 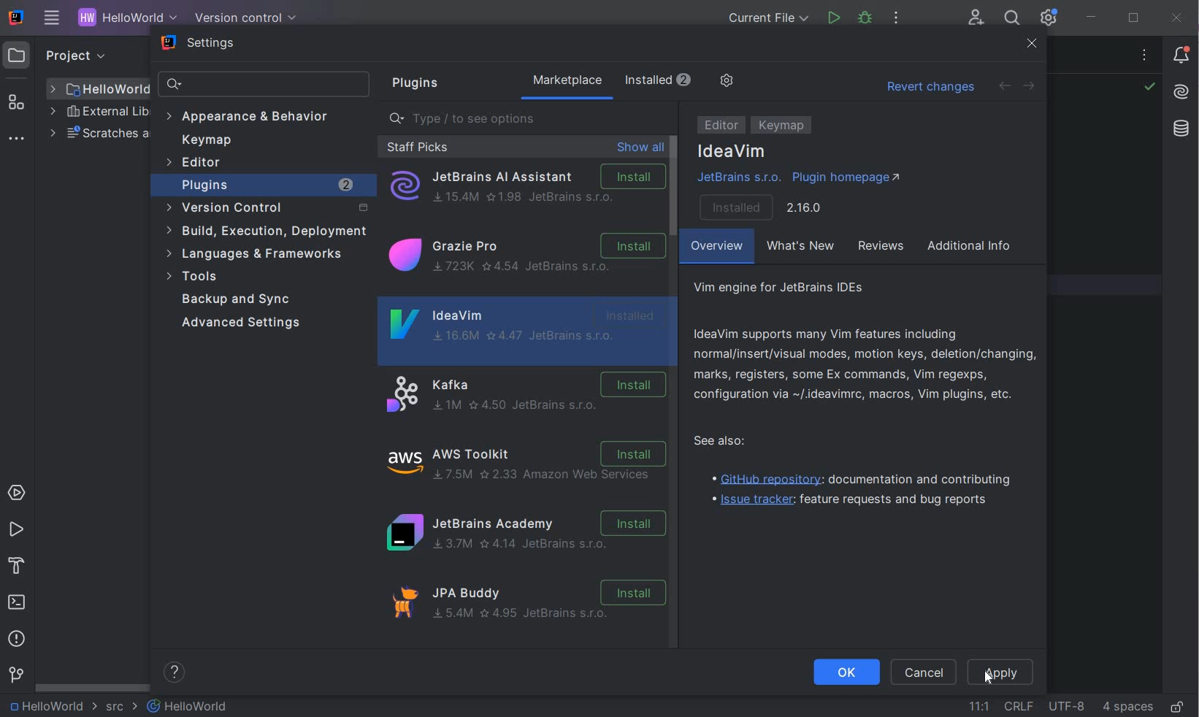 What do you see at coordinates (729, 442) in the screenshot?
I see `see also` at bounding box center [729, 442].